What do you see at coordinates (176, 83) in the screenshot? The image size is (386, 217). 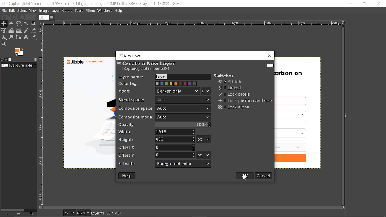 I see `Color tags` at bounding box center [176, 83].